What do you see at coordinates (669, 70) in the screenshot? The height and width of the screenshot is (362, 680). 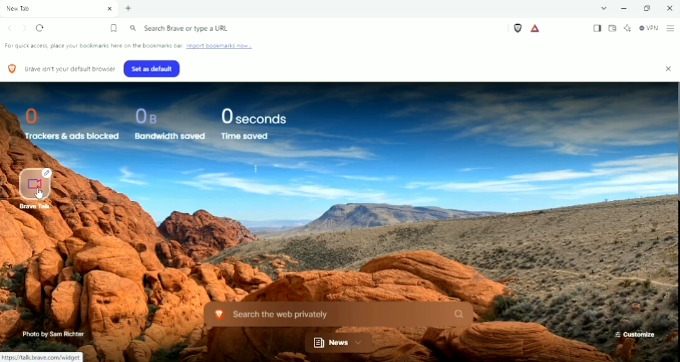 I see `Close` at bounding box center [669, 70].